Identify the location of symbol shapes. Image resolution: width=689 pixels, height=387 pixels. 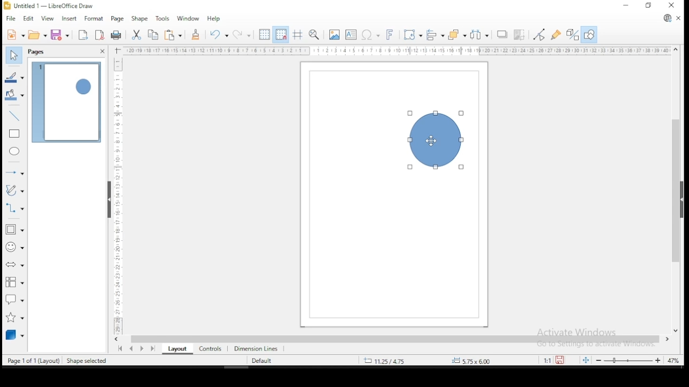
(15, 247).